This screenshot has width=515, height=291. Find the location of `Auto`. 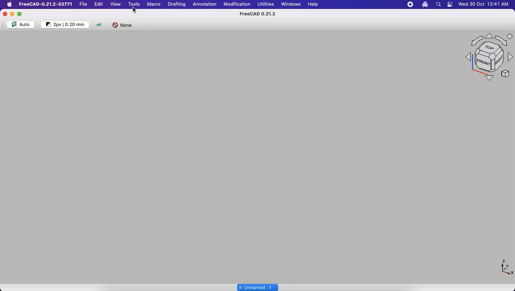

Auto is located at coordinates (21, 24).